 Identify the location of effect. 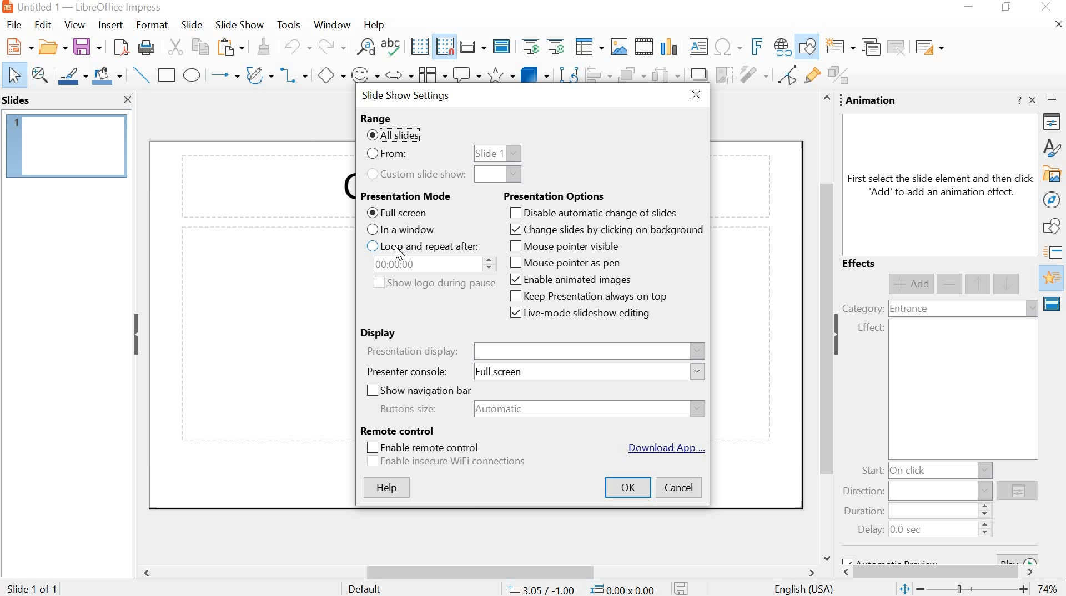
(871, 328).